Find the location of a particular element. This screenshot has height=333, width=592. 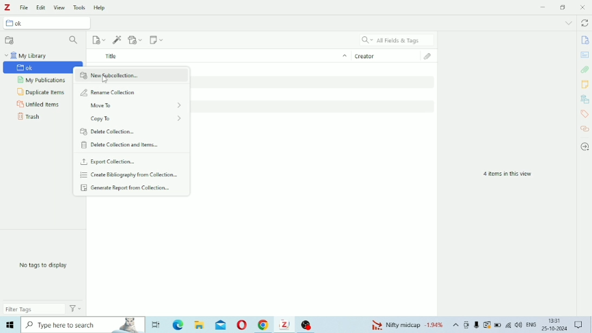

Title is located at coordinates (218, 55).